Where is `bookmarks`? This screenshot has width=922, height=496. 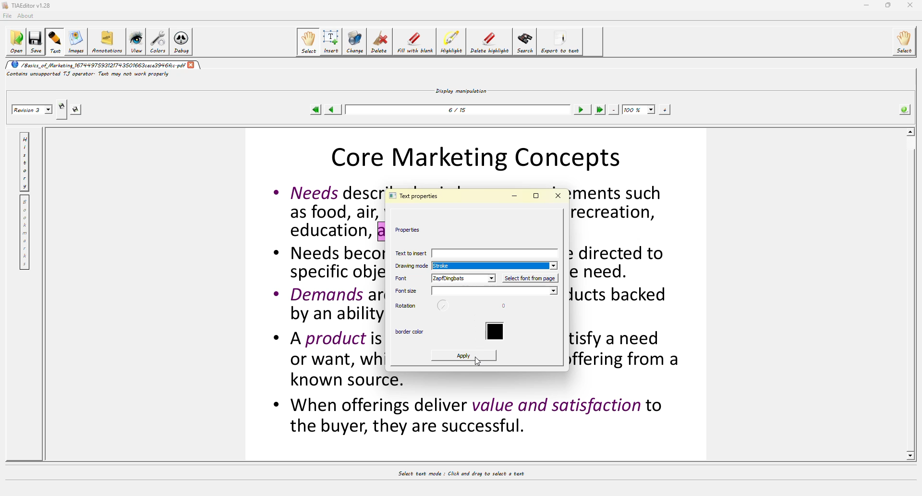 bookmarks is located at coordinates (25, 233).